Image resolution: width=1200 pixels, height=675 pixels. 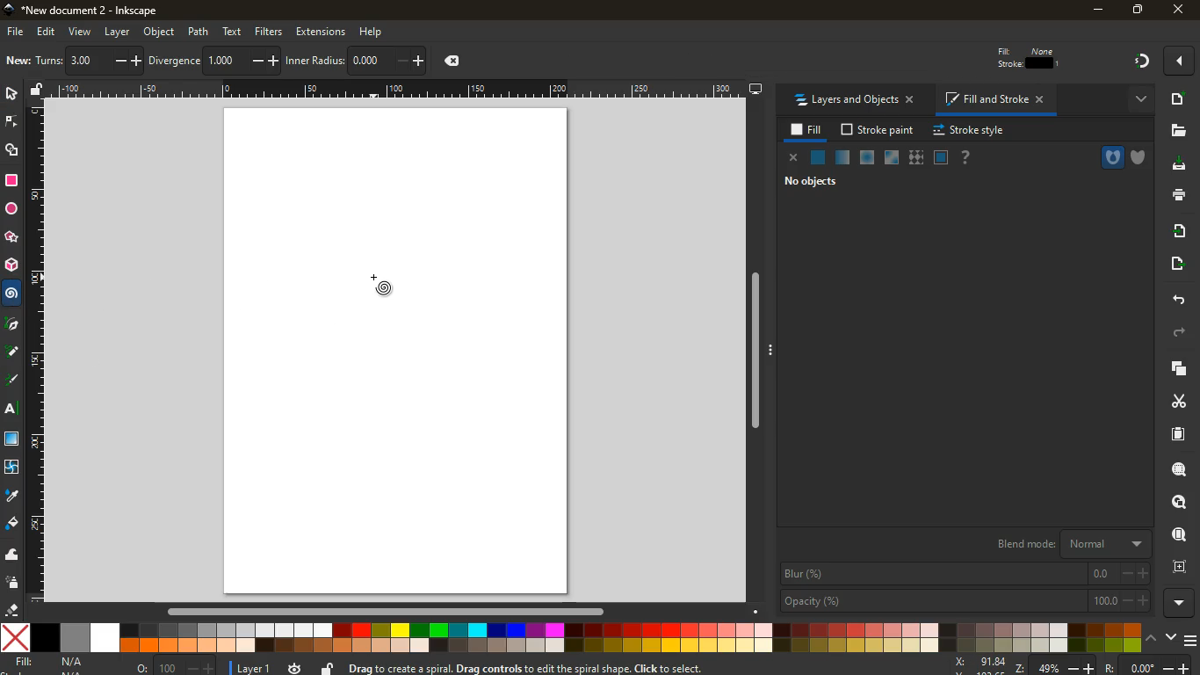 I want to click on image, so click(x=18, y=60).